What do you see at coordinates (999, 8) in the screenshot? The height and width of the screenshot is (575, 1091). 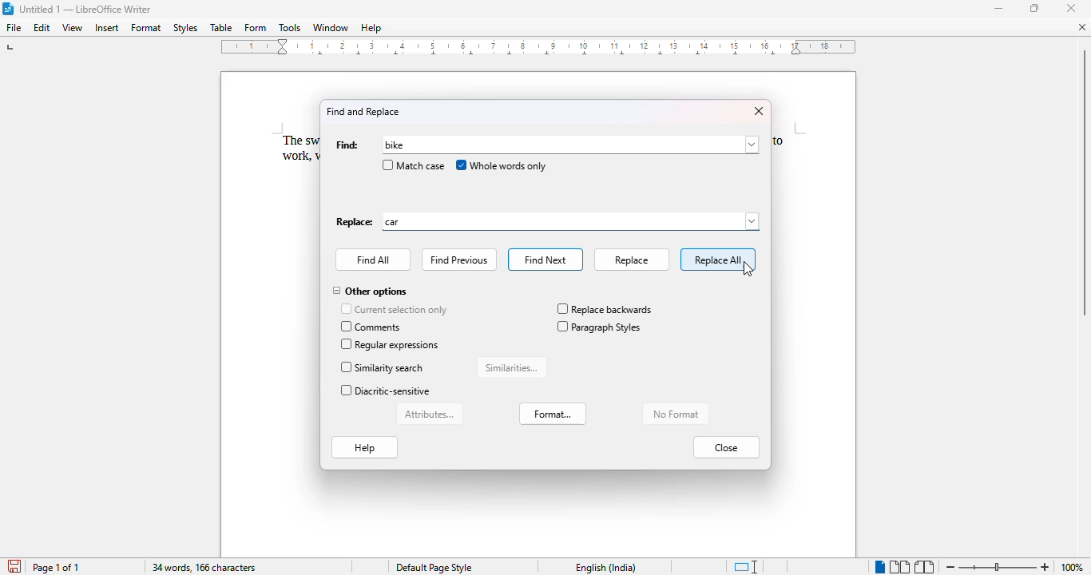 I see `minimize` at bounding box center [999, 8].